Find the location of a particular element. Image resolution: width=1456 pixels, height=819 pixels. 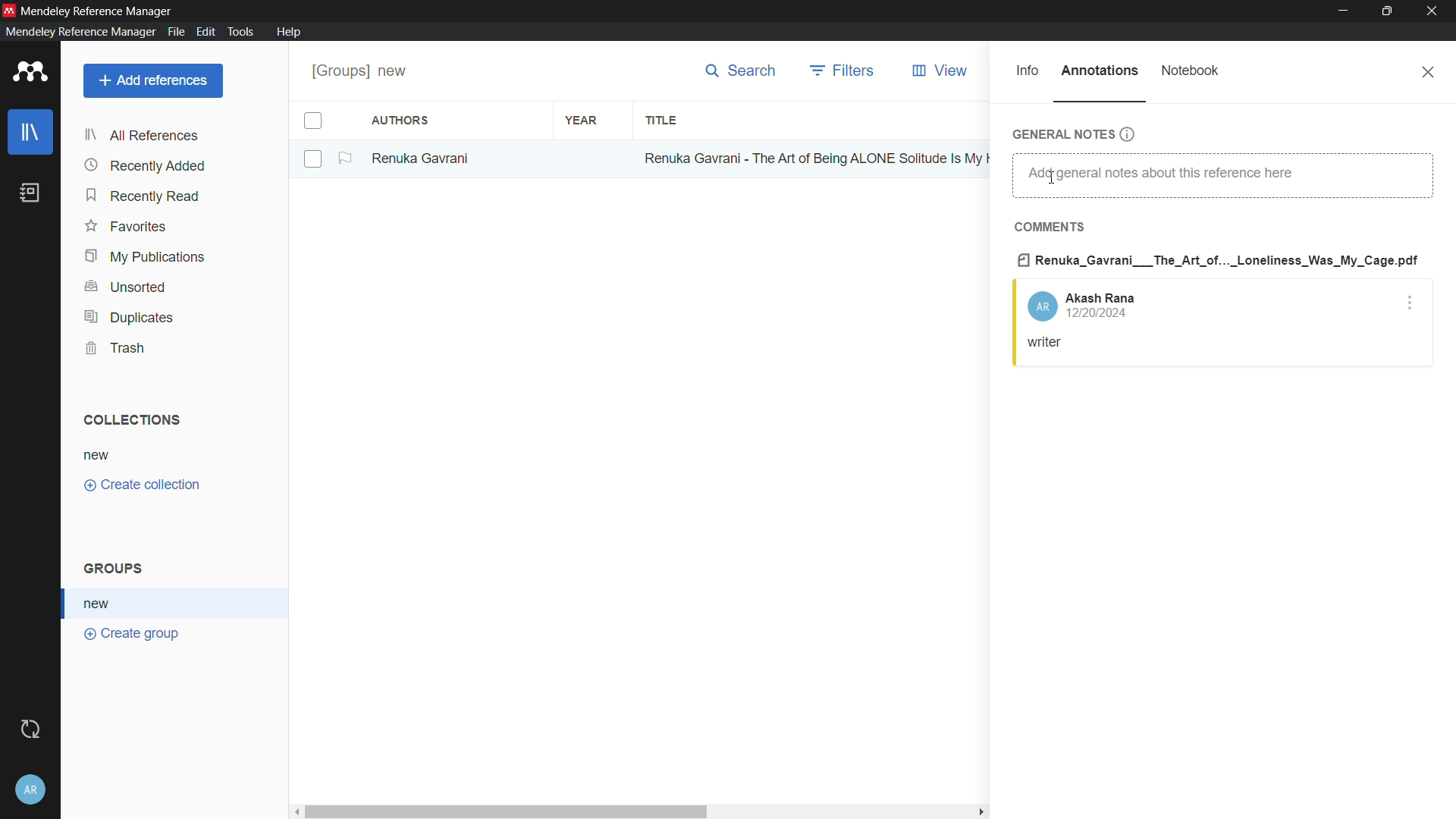

year is located at coordinates (581, 119).